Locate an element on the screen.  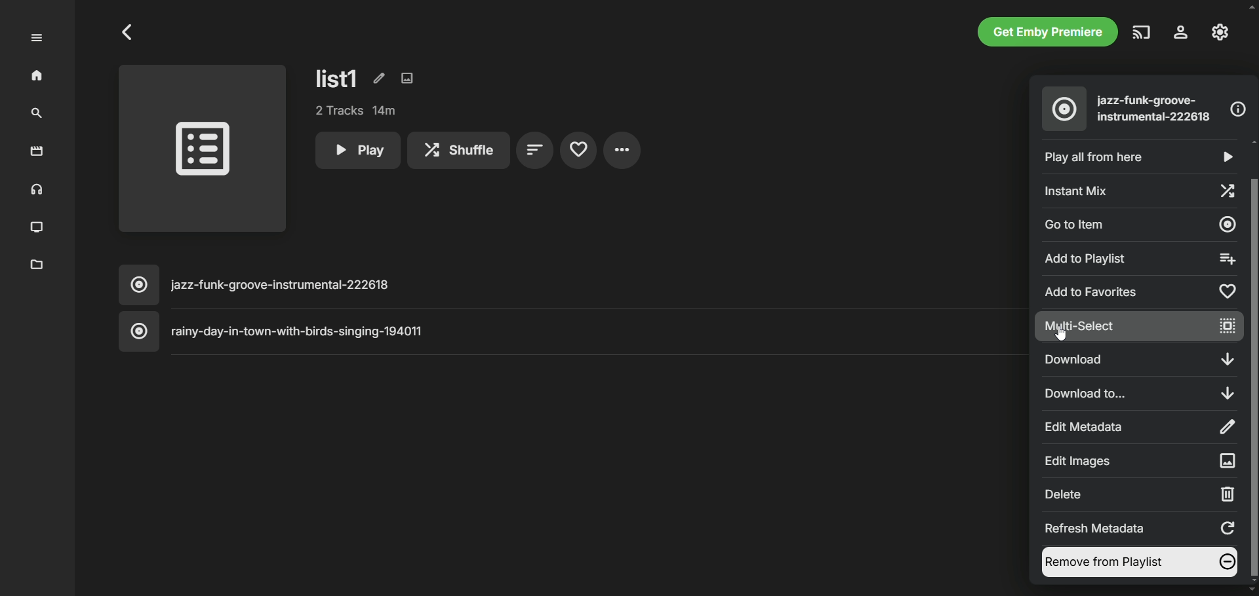
information is located at coordinates (1238, 109).